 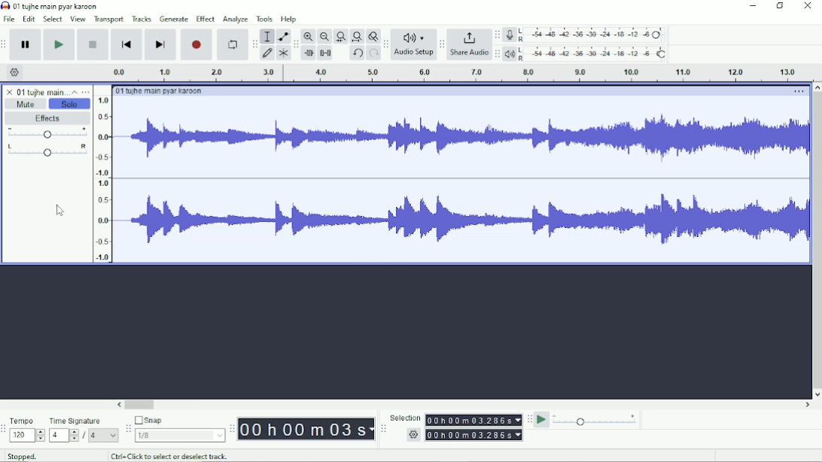 What do you see at coordinates (102, 175) in the screenshot?
I see `` at bounding box center [102, 175].